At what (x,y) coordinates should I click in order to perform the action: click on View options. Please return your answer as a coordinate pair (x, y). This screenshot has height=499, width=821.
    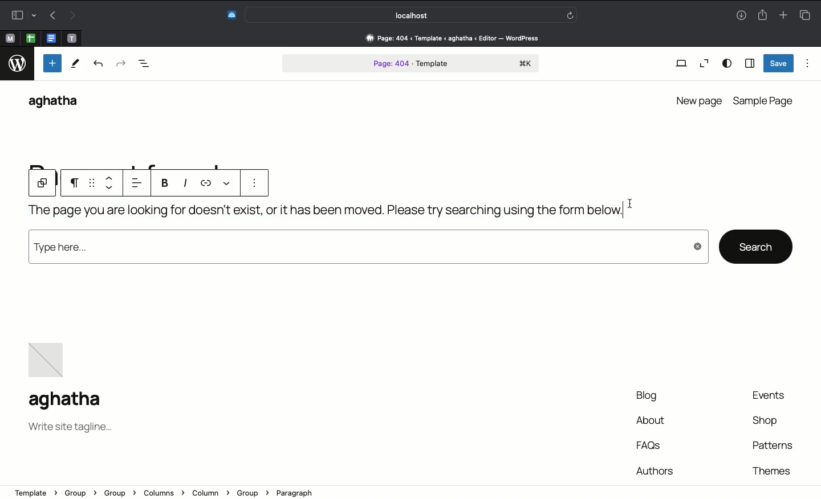
    Looking at the image, I should click on (727, 64).